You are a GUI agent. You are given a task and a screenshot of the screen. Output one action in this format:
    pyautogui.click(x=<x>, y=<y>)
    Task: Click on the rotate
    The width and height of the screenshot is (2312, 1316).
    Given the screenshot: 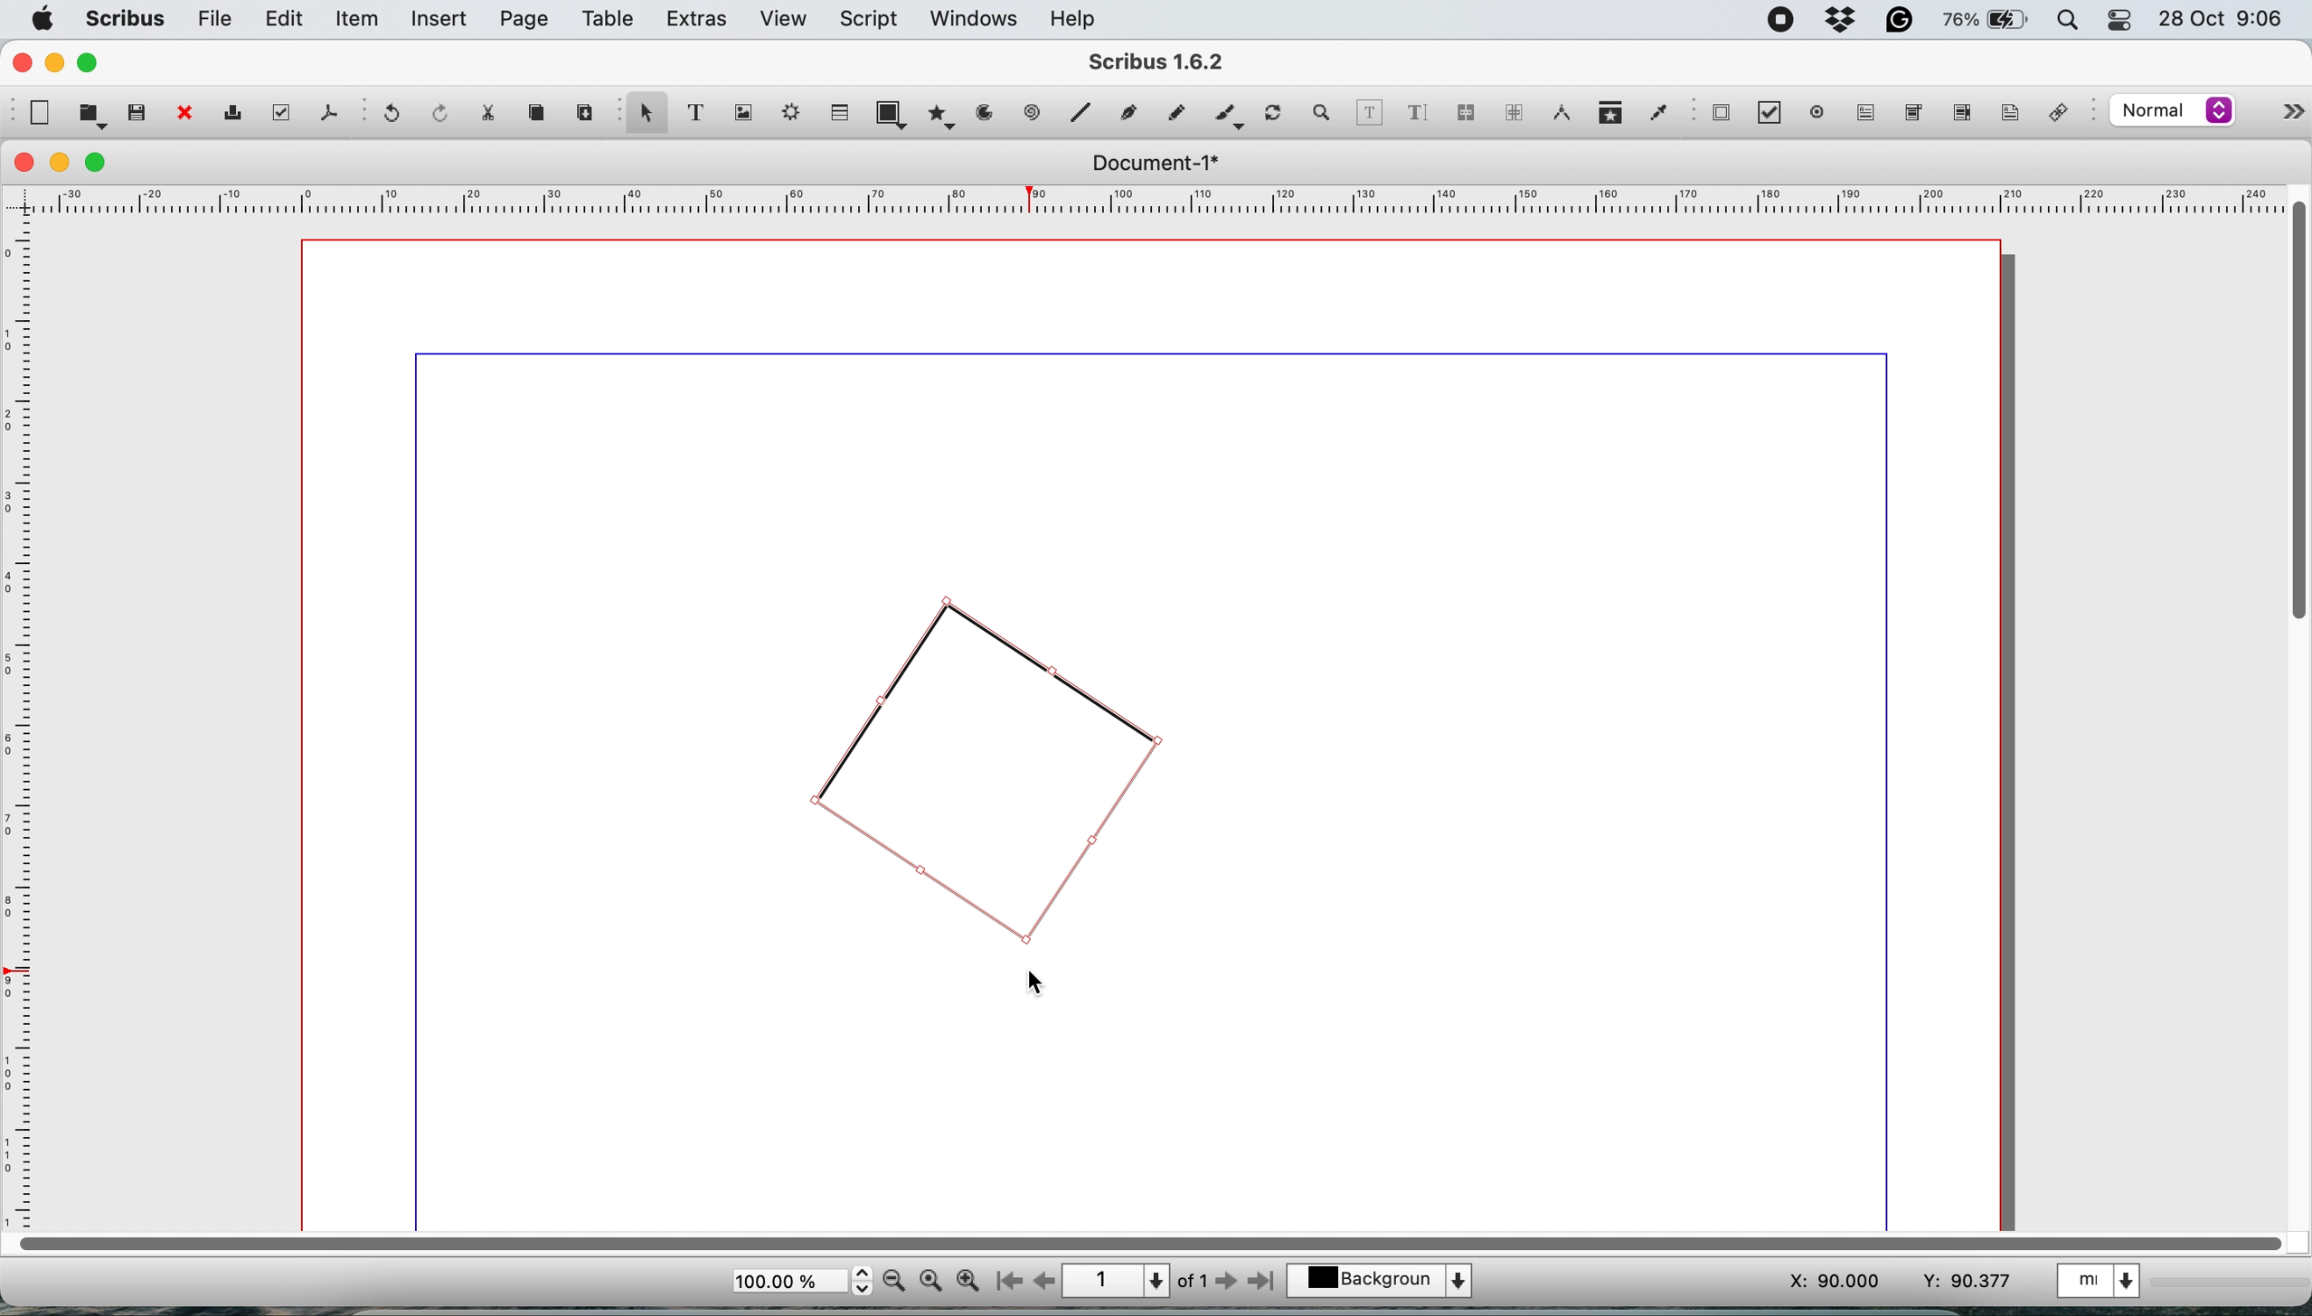 What is the action you would take?
    pyautogui.click(x=1276, y=107)
    